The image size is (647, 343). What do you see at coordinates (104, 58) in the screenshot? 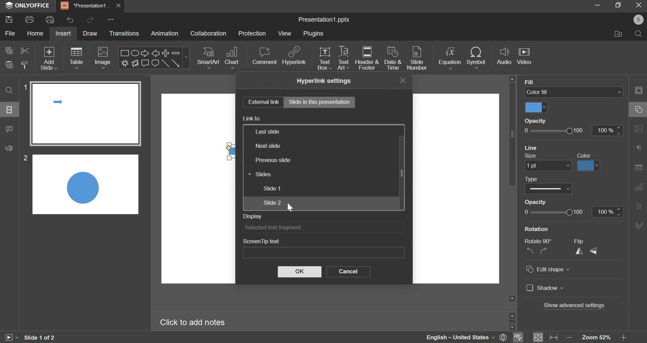
I see `image` at bounding box center [104, 58].